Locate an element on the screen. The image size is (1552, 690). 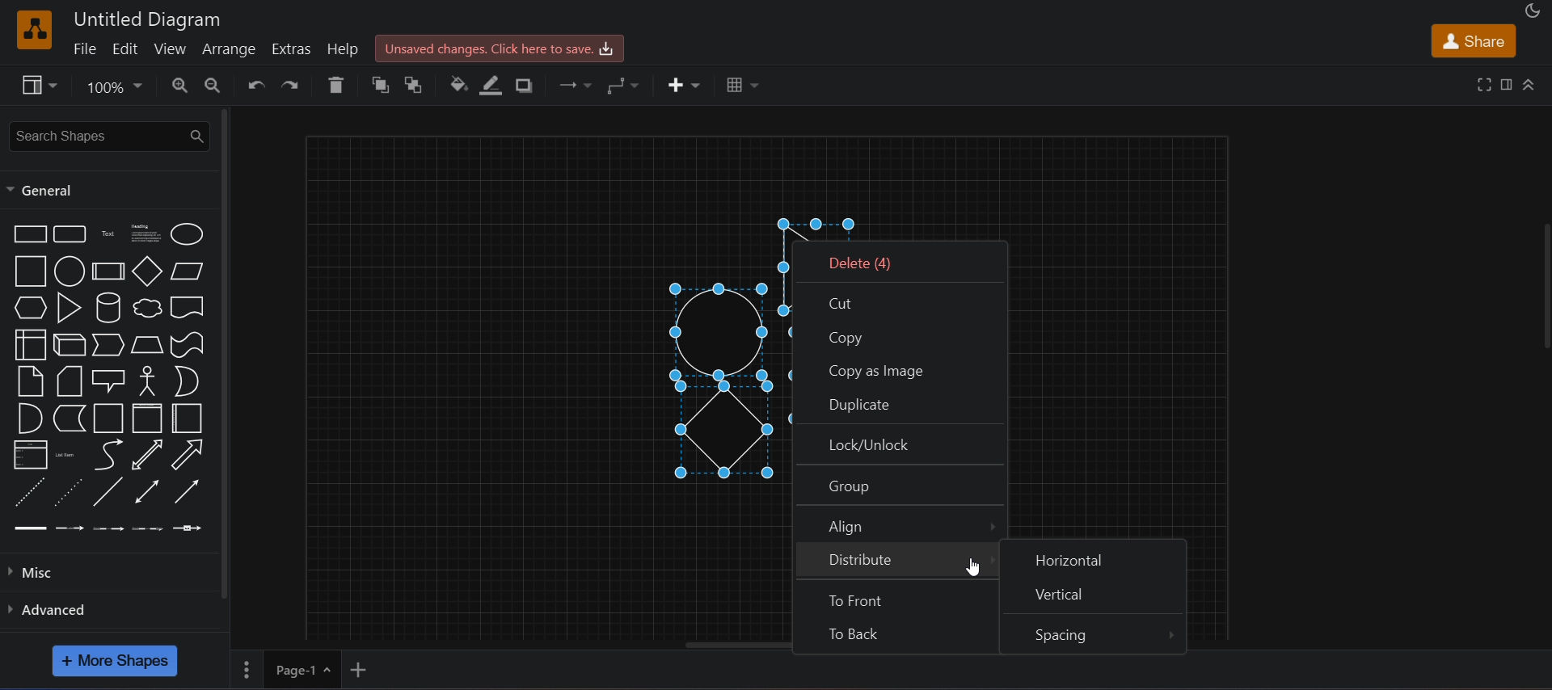
directional  is located at coordinates (185, 493).